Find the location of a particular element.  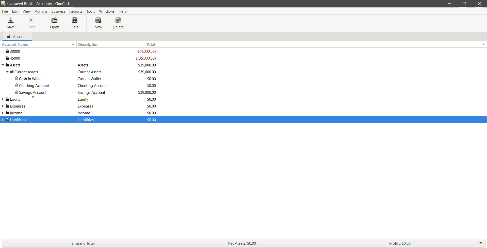

Restore Down is located at coordinates (465, 4).